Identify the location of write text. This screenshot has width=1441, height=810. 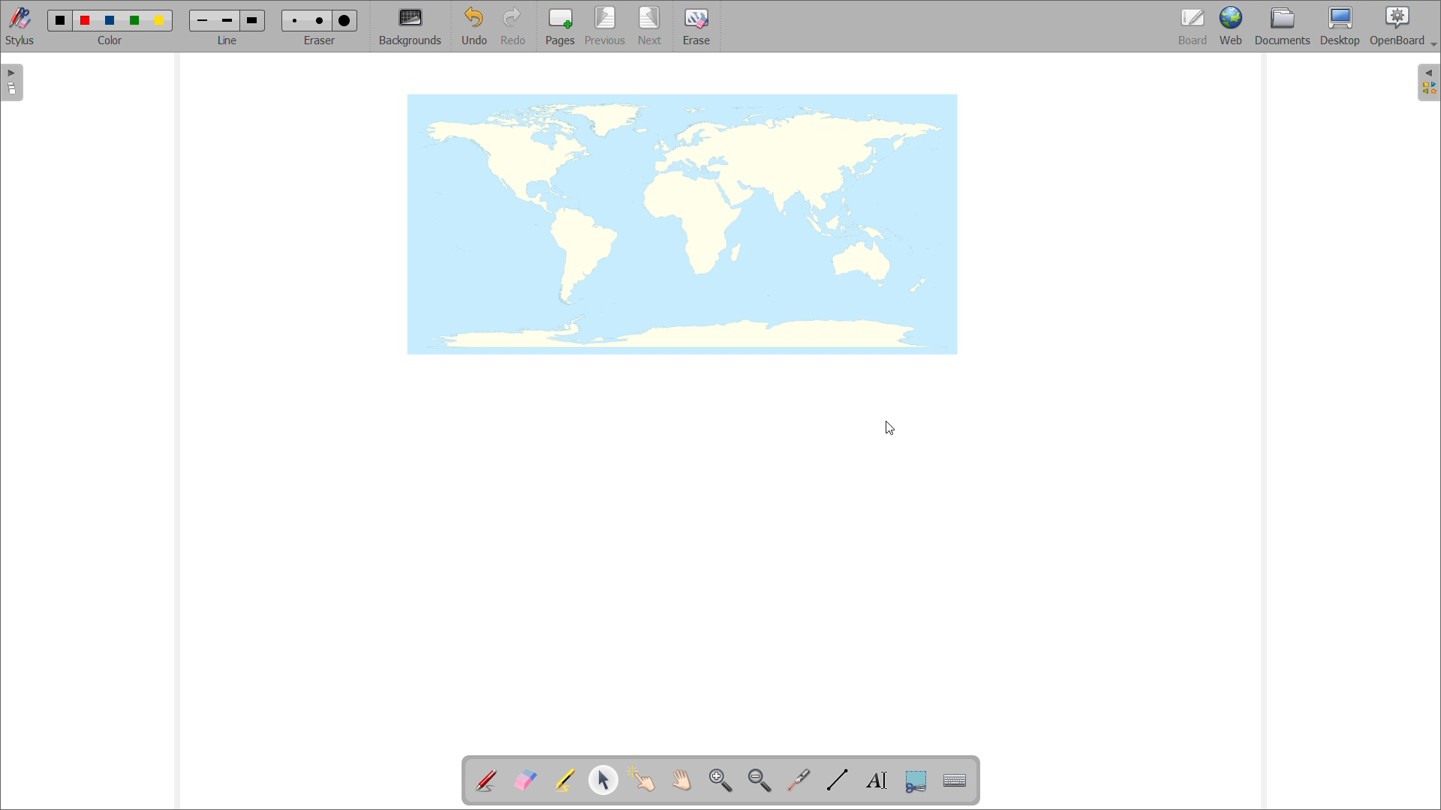
(877, 781).